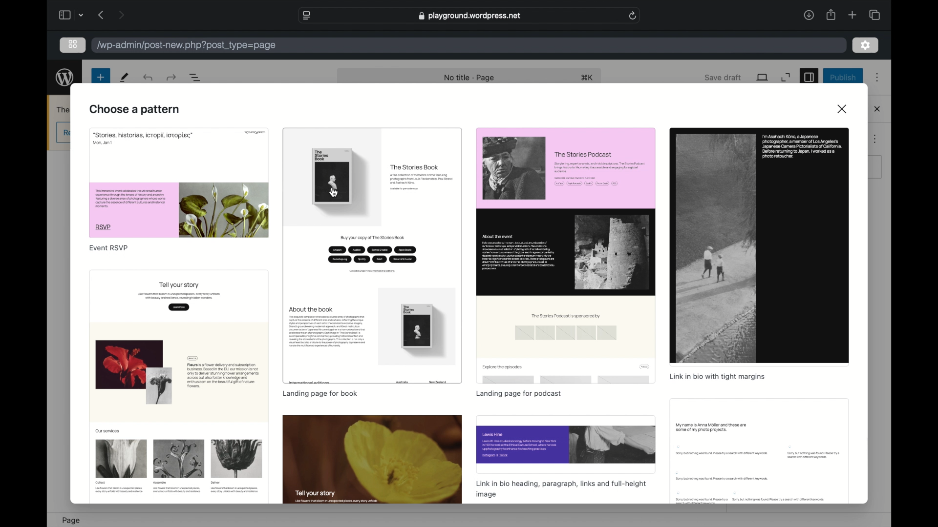  What do you see at coordinates (831, 15) in the screenshot?
I see `share` at bounding box center [831, 15].